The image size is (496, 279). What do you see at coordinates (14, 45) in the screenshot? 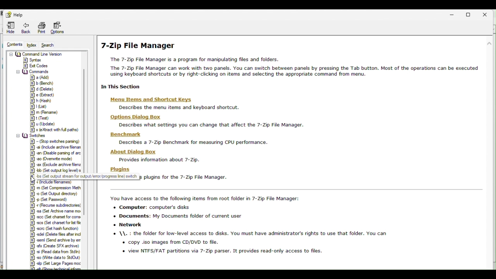
I see `contents` at bounding box center [14, 45].